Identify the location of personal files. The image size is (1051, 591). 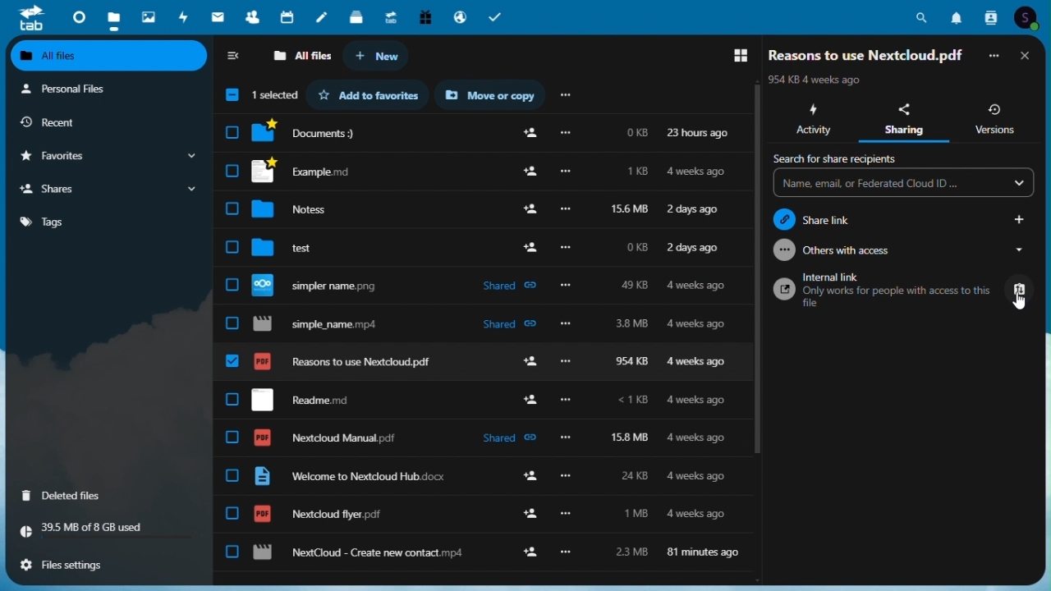
(104, 88).